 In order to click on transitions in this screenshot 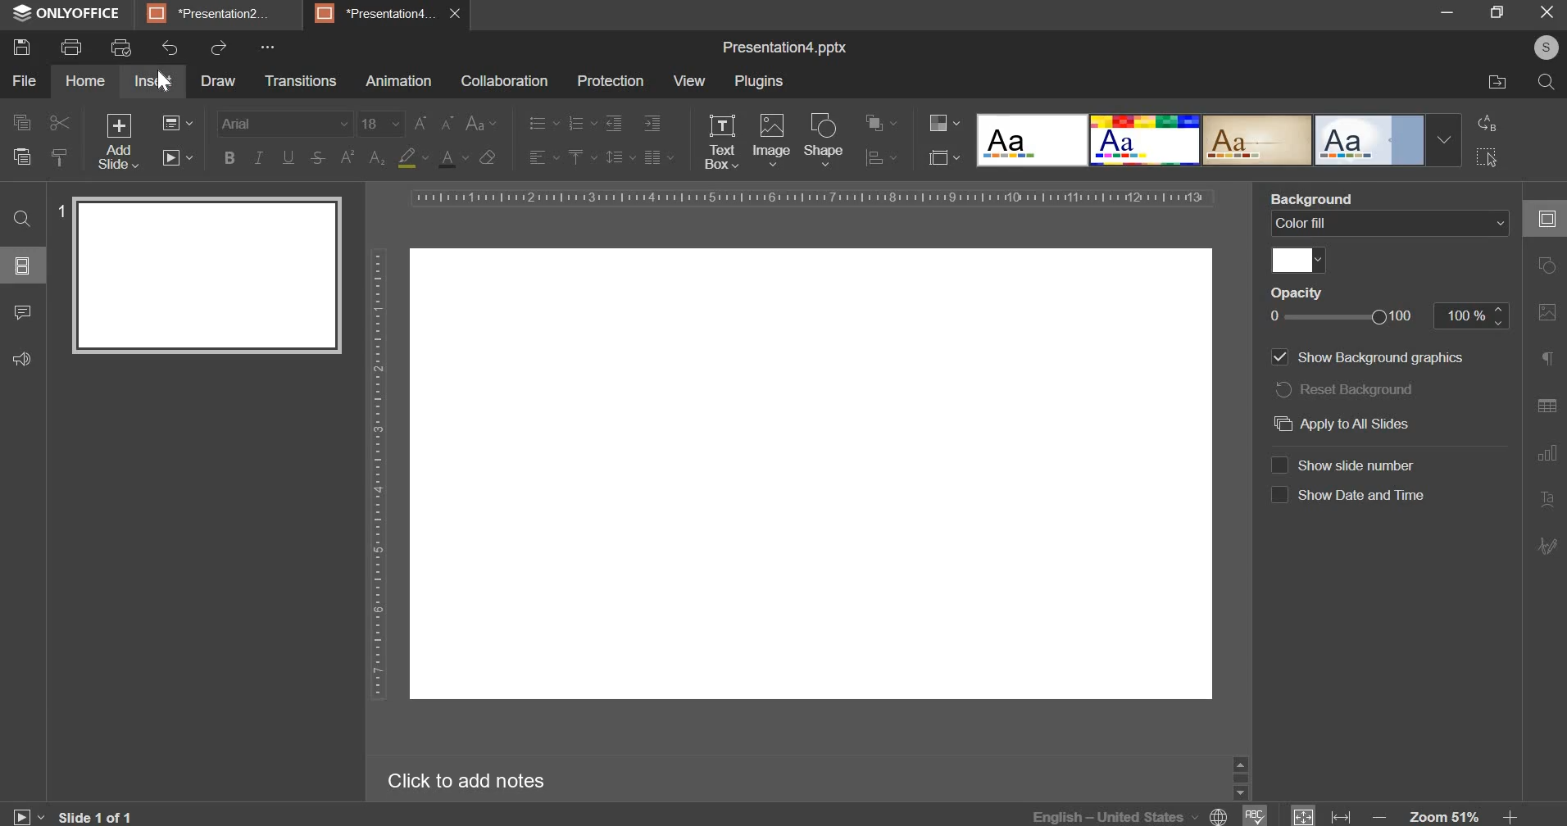, I will do `click(301, 81)`.